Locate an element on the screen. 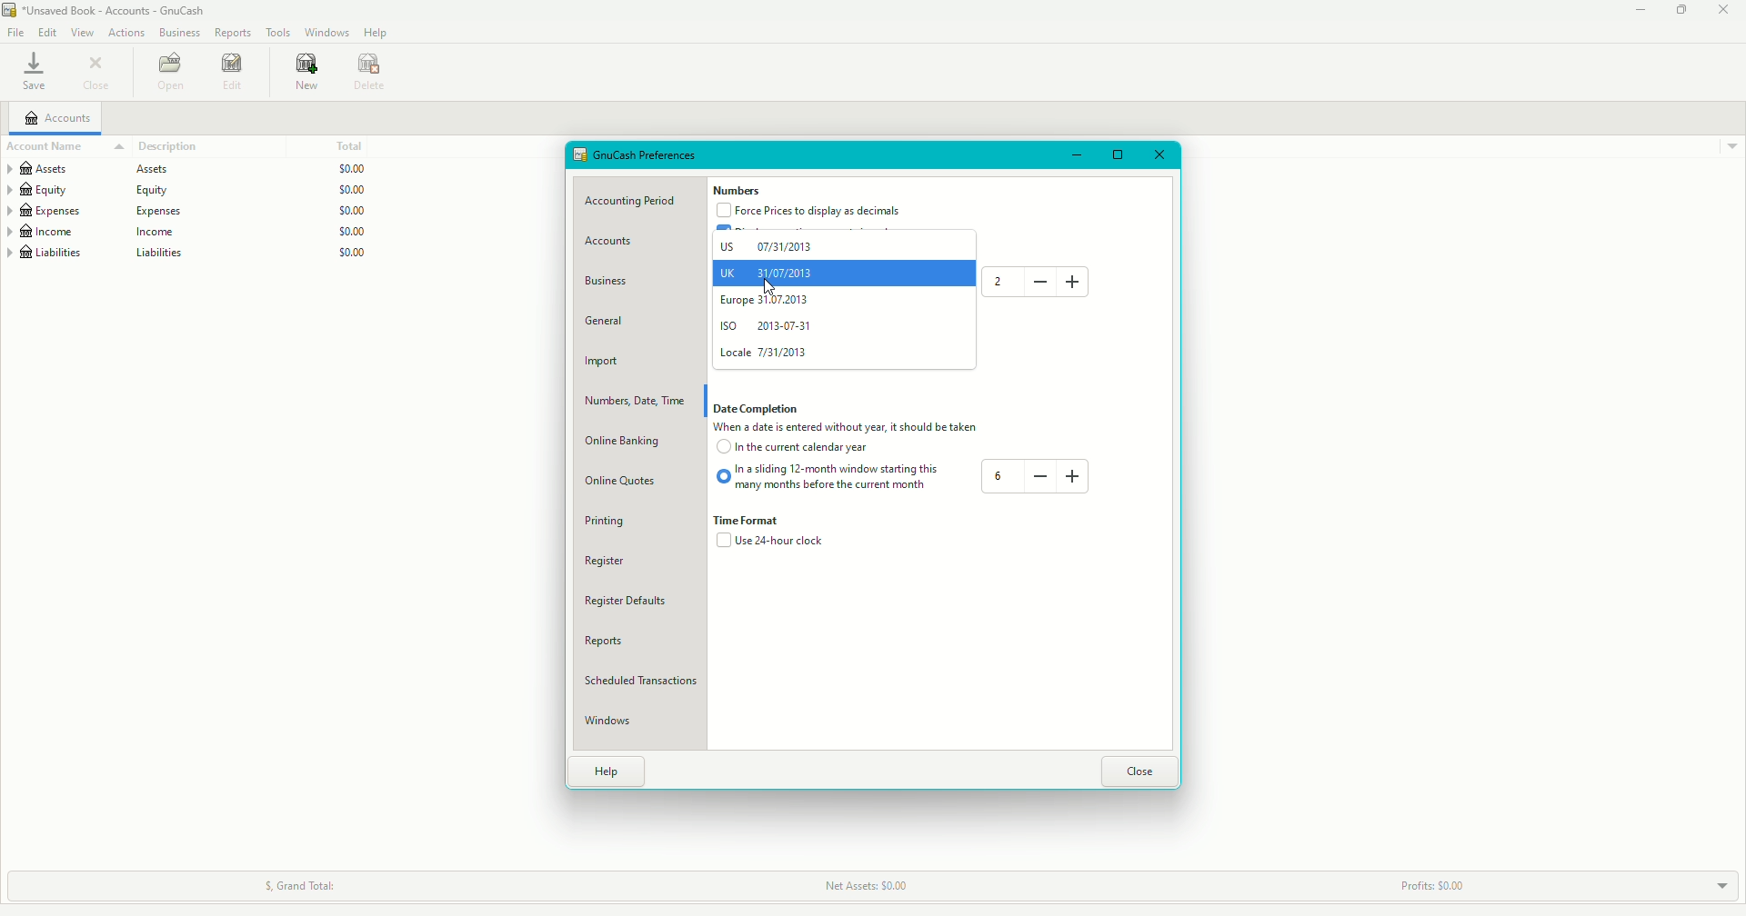 The width and height of the screenshot is (1746, 916). Register is located at coordinates (618, 562).